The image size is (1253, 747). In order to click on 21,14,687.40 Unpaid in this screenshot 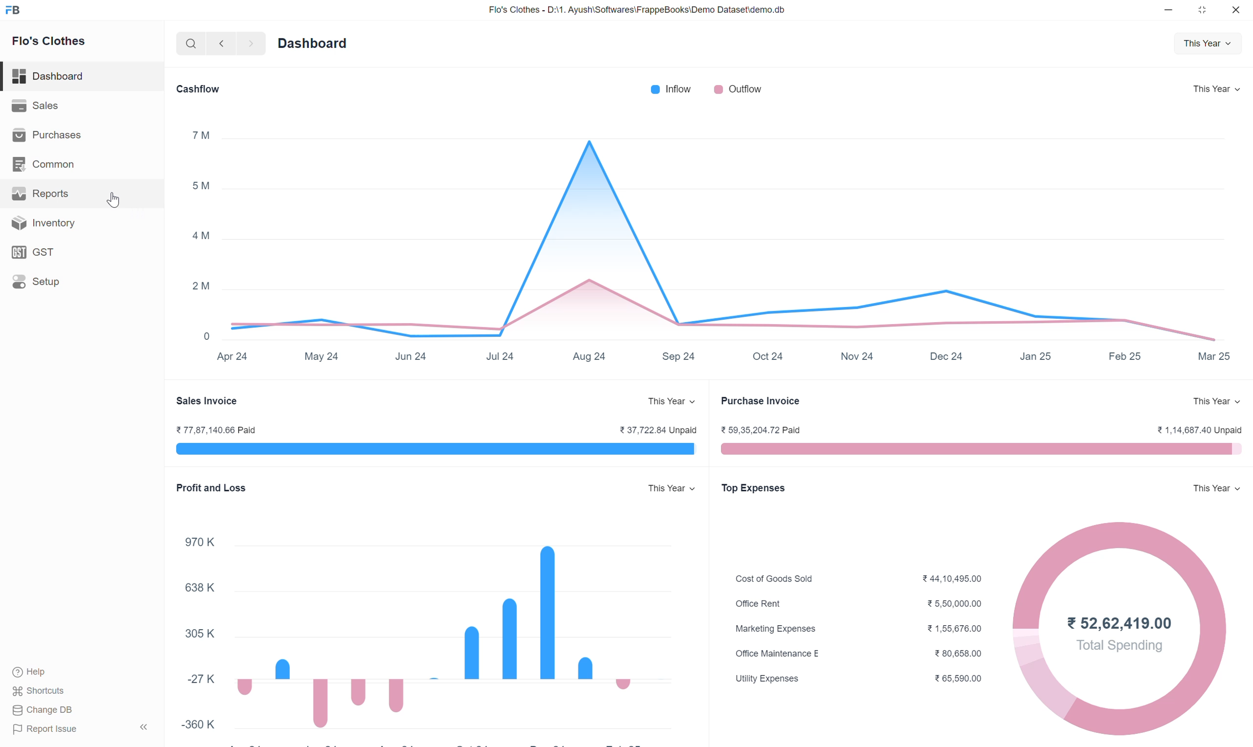, I will do `click(1193, 431)`.